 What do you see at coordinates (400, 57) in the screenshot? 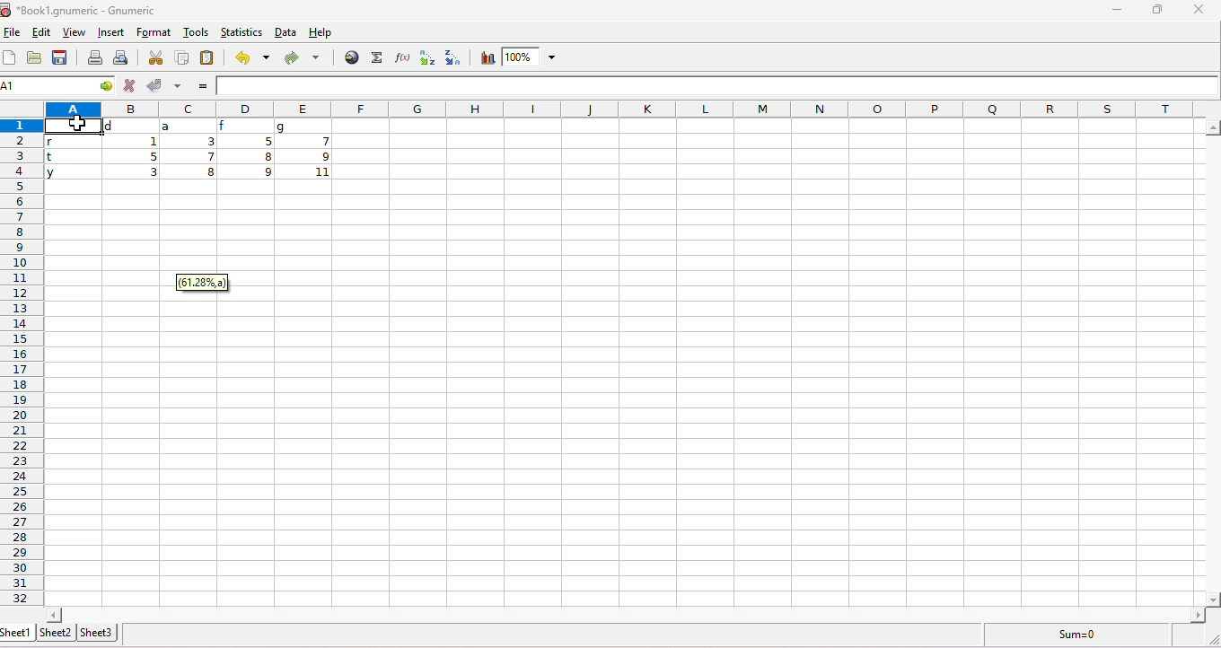
I see `function wizard` at bounding box center [400, 57].